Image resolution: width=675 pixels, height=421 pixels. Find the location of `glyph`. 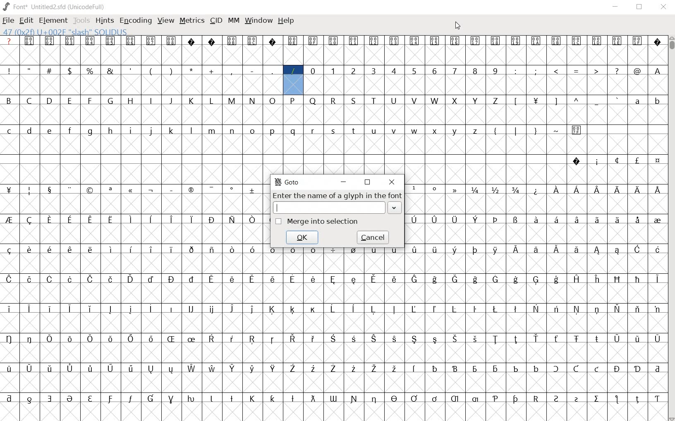

glyph is located at coordinates (293, 309).